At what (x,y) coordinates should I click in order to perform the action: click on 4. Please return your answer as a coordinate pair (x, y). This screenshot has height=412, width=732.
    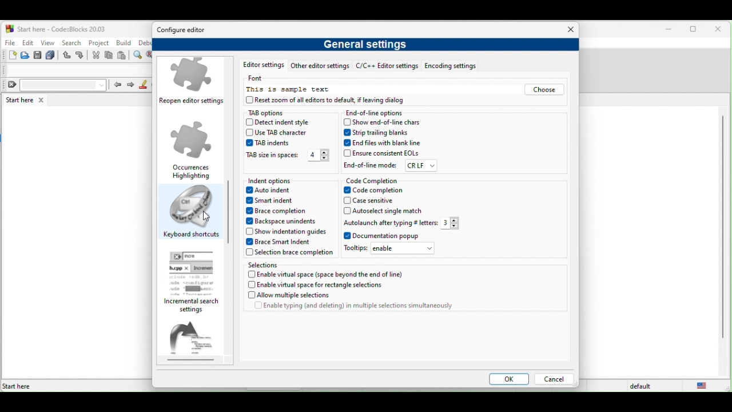
    Looking at the image, I should click on (318, 156).